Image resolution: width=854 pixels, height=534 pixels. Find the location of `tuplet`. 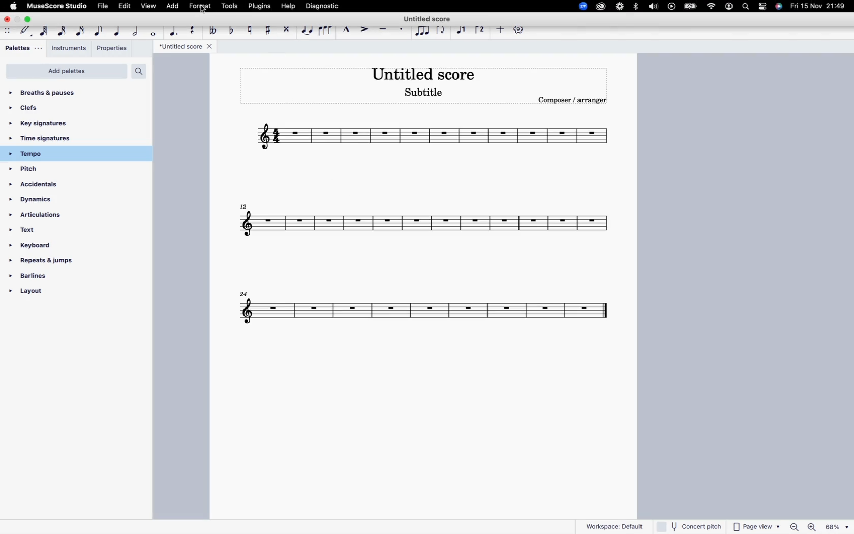

tuplet is located at coordinates (422, 32).